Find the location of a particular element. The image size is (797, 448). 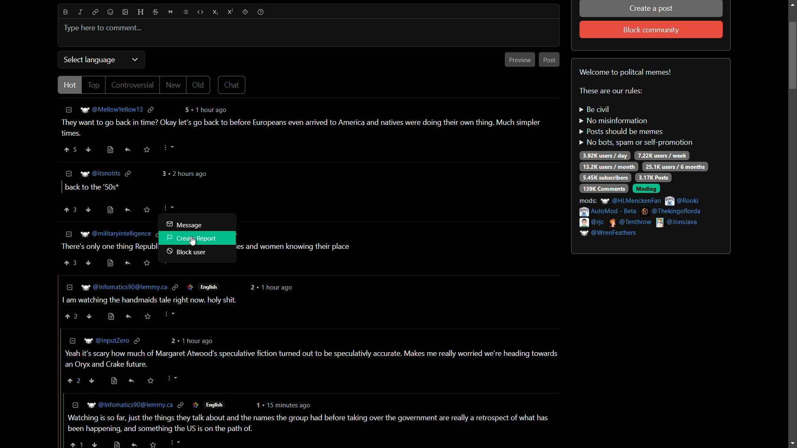

less information is located at coordinates (69, 173).